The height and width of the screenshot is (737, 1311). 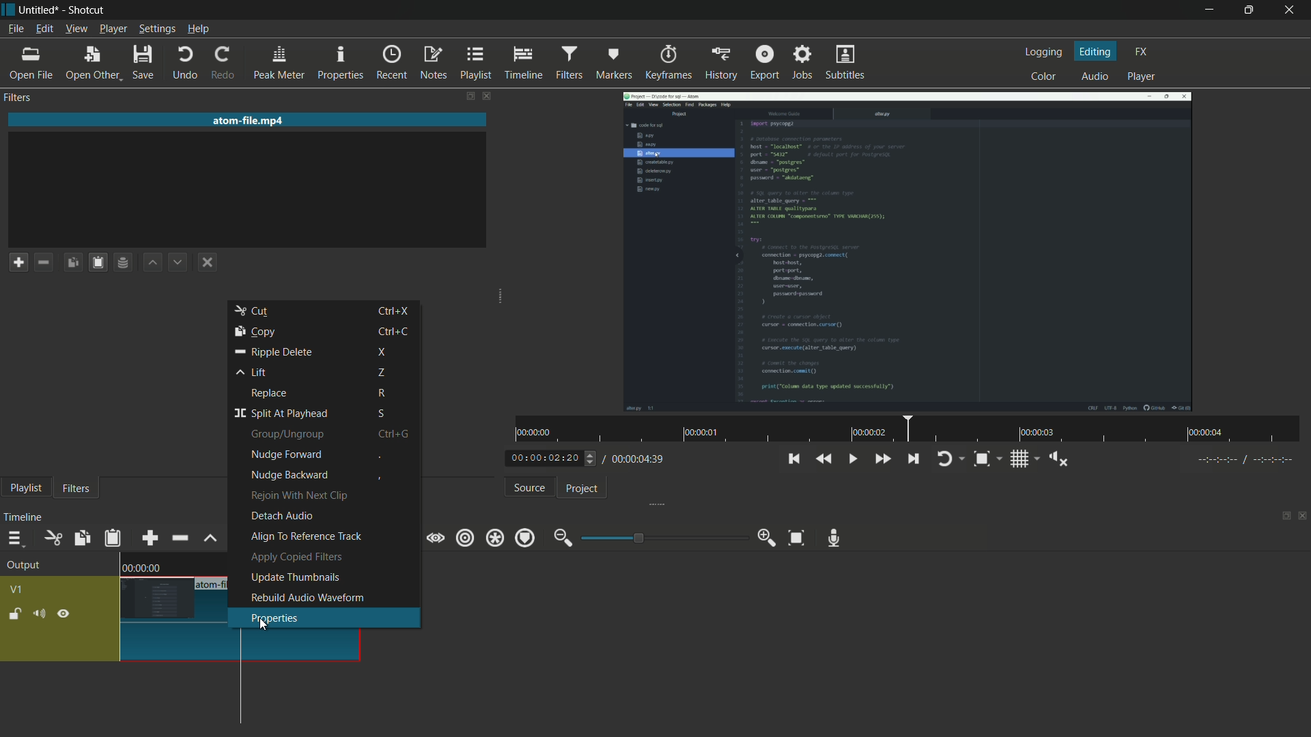 What do you see at coordinates (432, 64) in the screenshot?
I see `notes` at bounding box center [432, 64].